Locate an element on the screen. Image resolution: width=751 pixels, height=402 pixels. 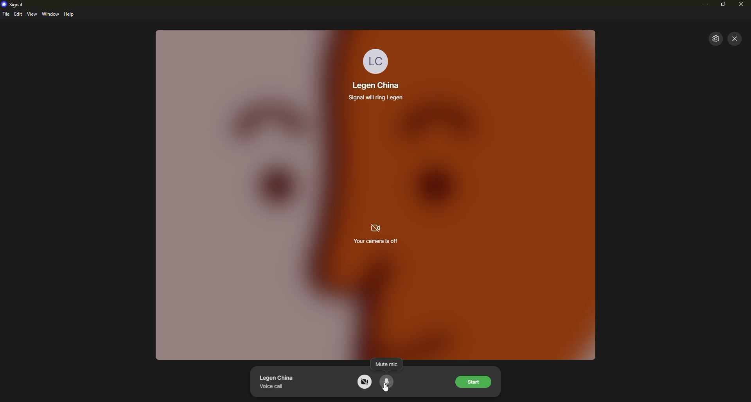
close is located at coordinates (742, 5).